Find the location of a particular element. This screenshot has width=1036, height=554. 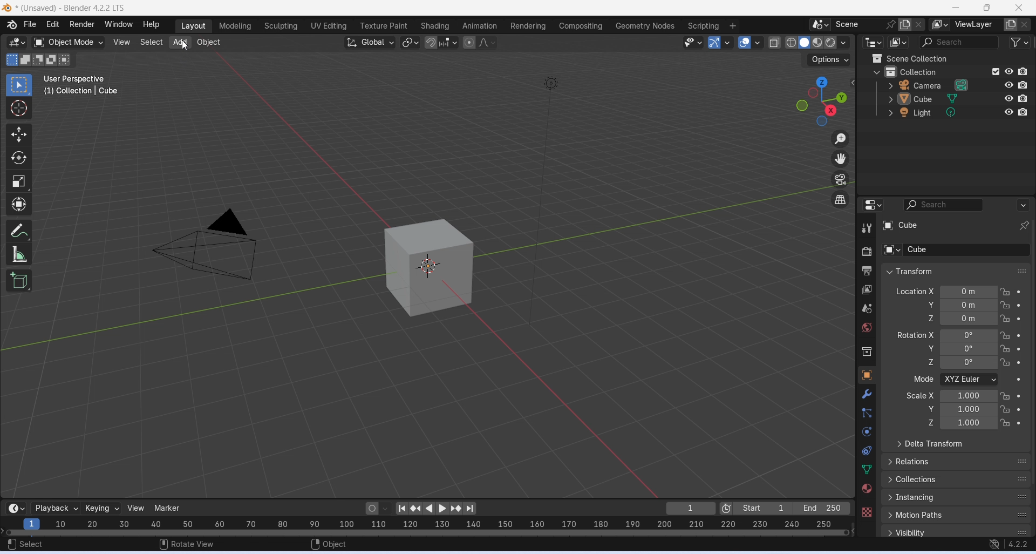

UV editing is located at coordinates (328, 25).